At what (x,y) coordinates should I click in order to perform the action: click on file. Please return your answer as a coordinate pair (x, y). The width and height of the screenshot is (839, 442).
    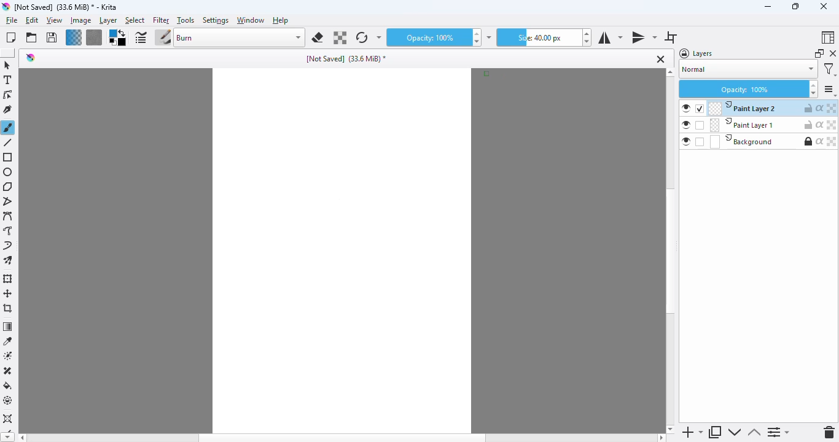
    Looking at the image, I should click on (12, 20).